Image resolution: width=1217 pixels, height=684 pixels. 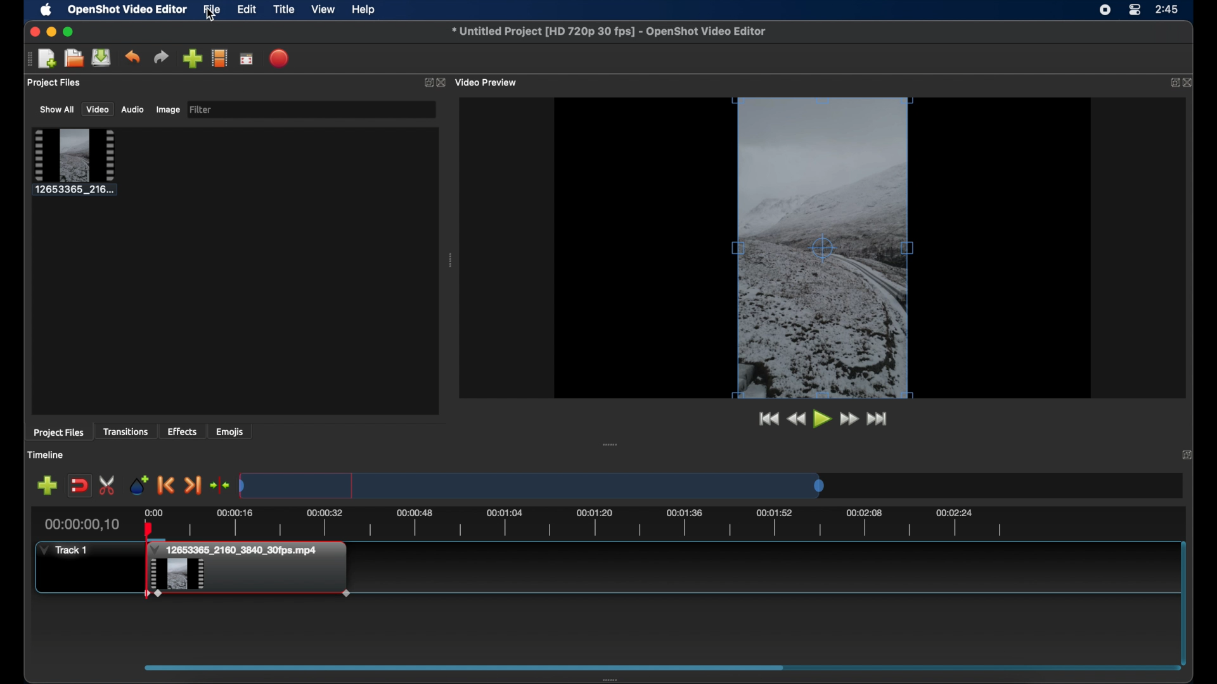 I want to click on effects, so click(x=183, y=431).